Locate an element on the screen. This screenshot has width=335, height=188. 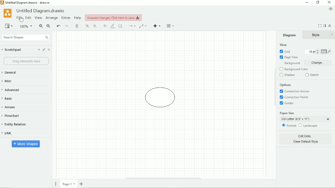
Restore down is located at coordinates (318, 2).